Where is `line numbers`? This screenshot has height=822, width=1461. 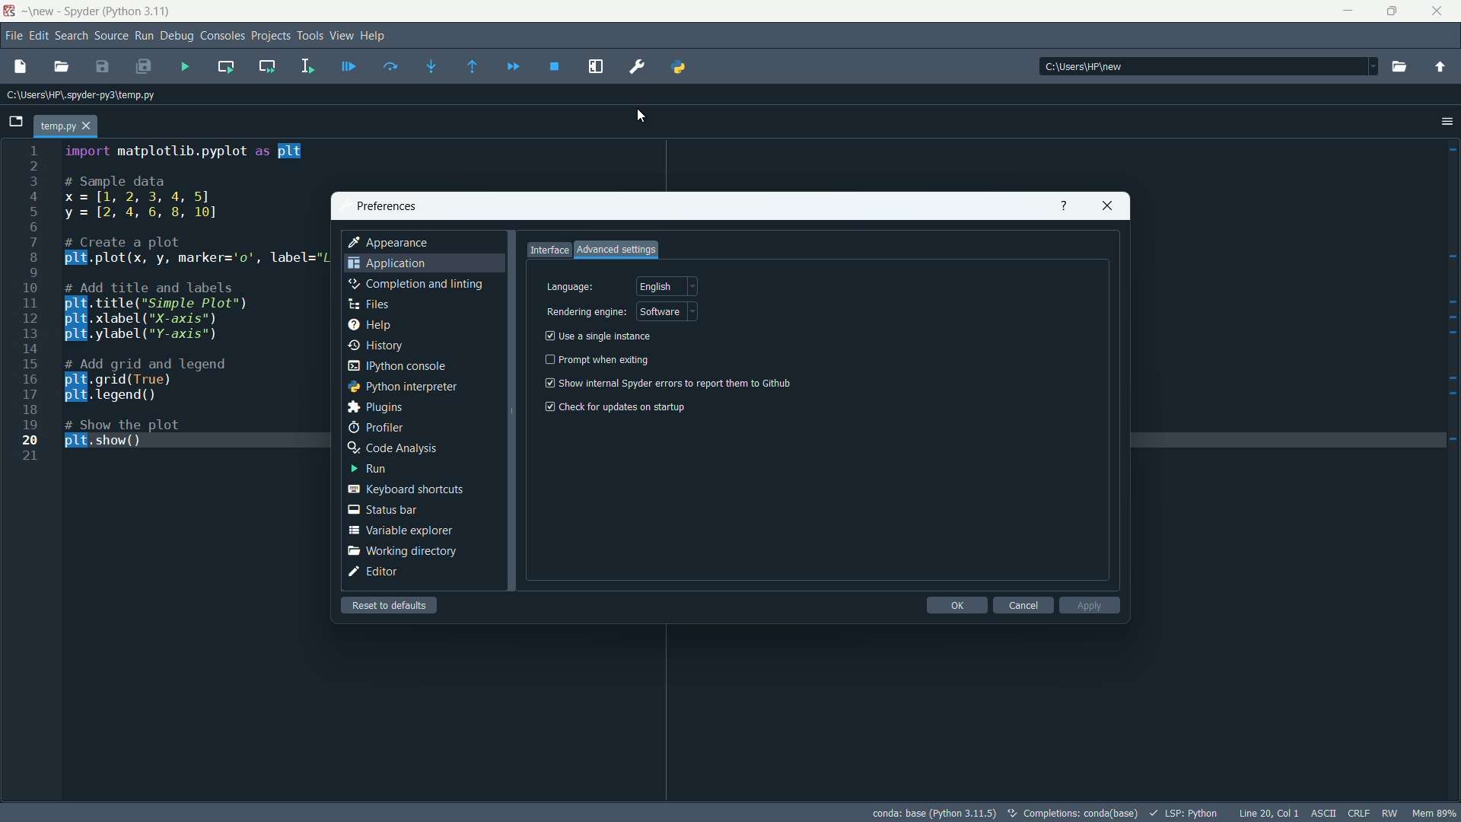 line numbers is located at coordinates (30, 304).